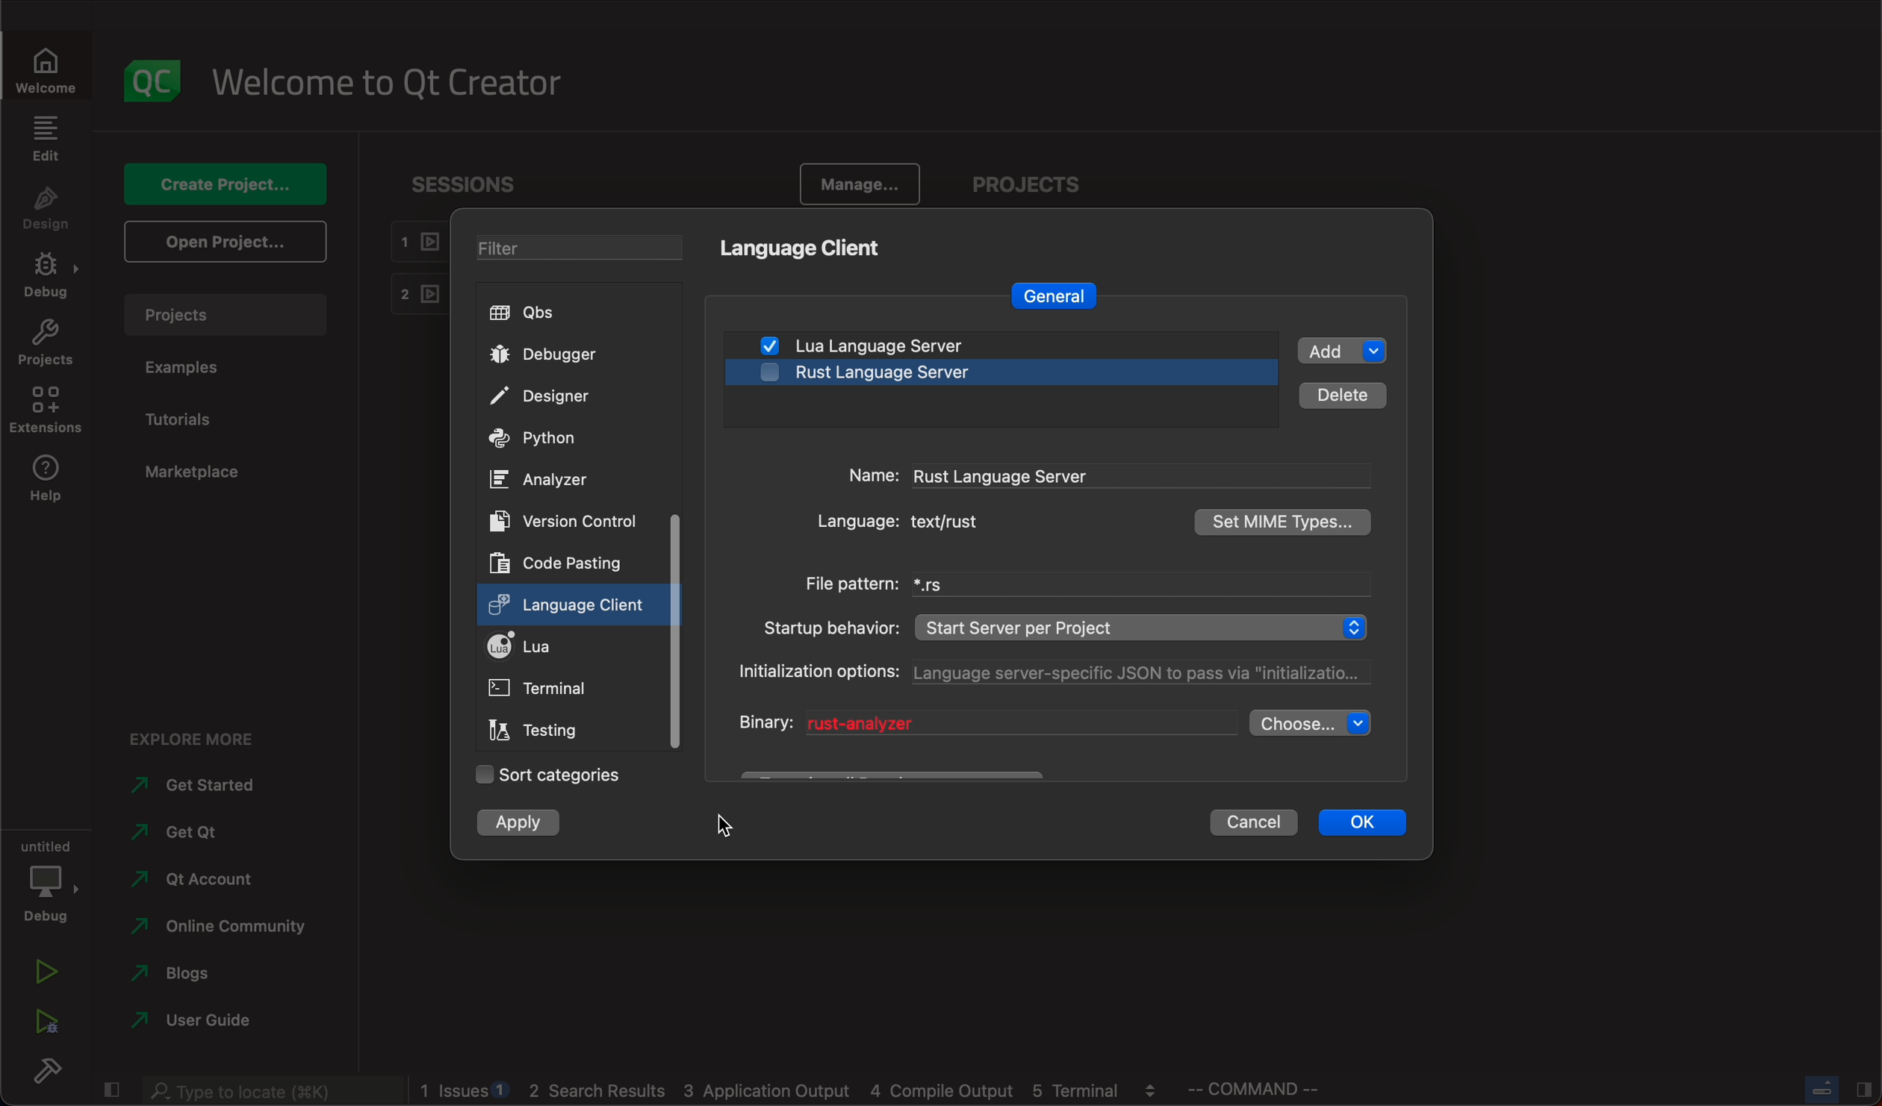 The height and width of the screenshot is (1106, 1882). What do you see at coordinates (193, 882) in the screenshot?
I see `account` at bounding box center [193, 882].